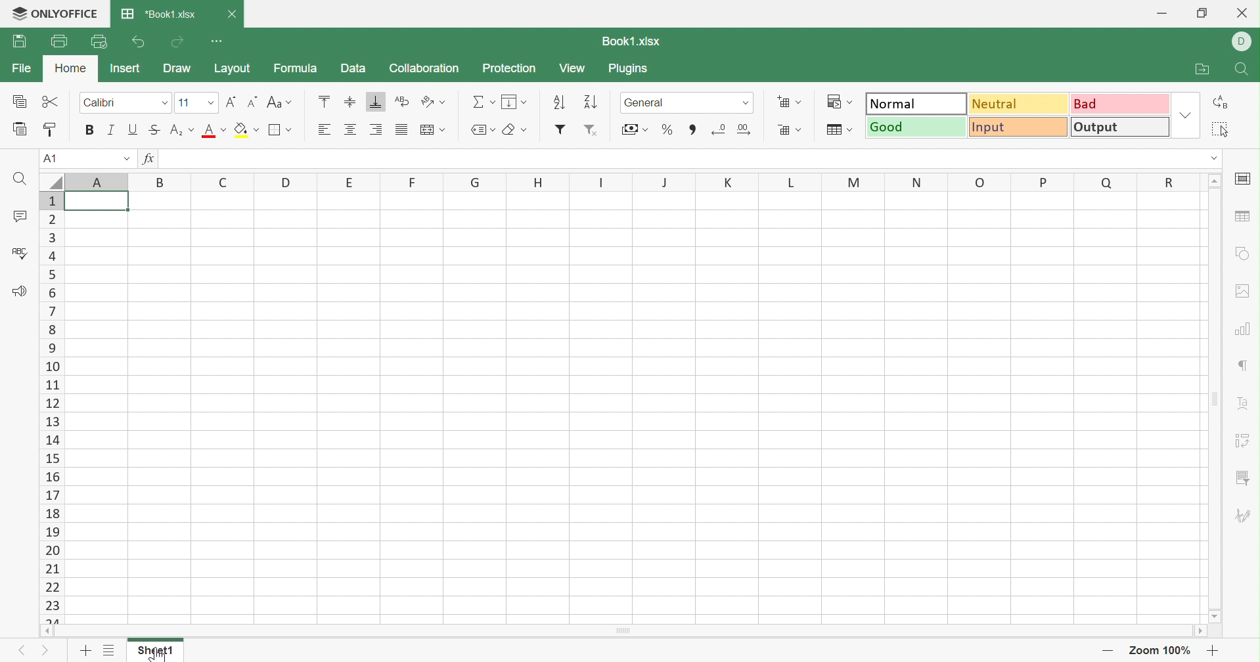 Image resolution: width=1260 pixels, height=662 pixels. I want to click on Superscript/Subscript, so click(179, 128).